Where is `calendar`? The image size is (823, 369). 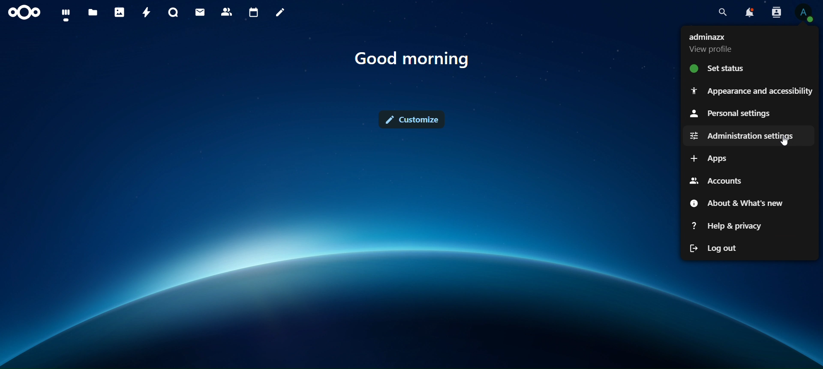 calendar is located at coordinates (255, 13).